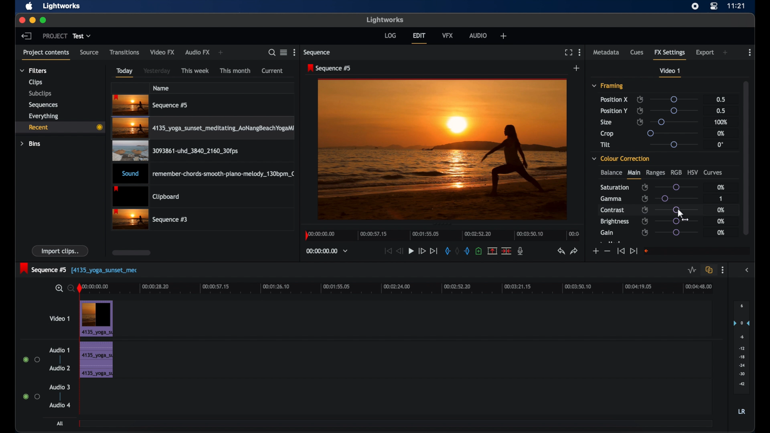 This screenshot has height=433, width=770. What do you see at coordinates (607, 233) in the screenshot?
I see `gain` at bounding box center [607, 233].